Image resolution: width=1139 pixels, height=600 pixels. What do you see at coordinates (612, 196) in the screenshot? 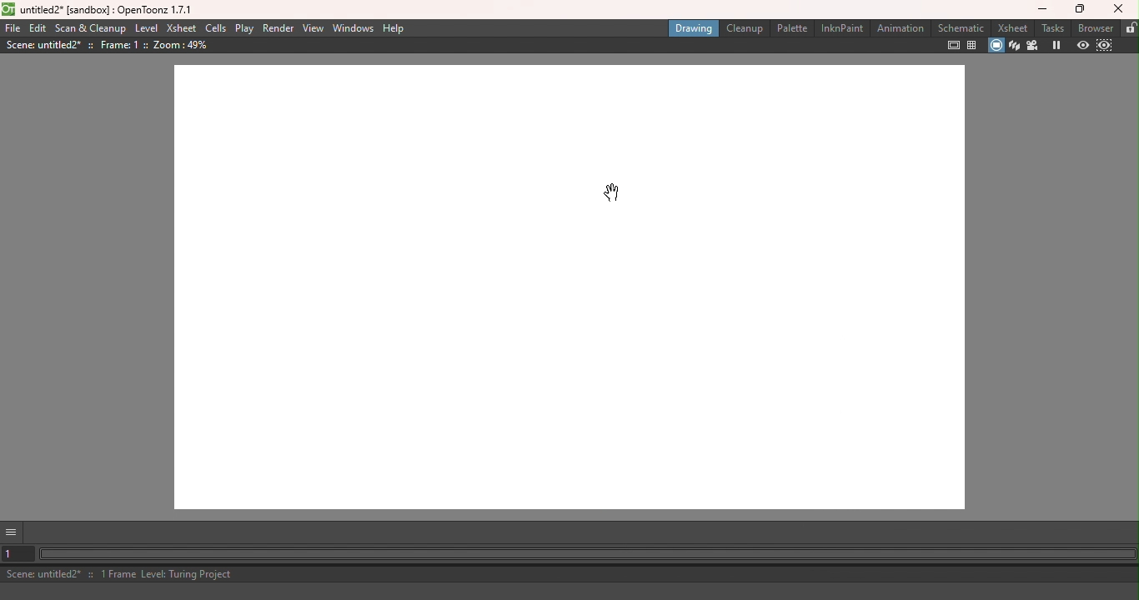
I see `Cursor` at bounding box center [612, 196].